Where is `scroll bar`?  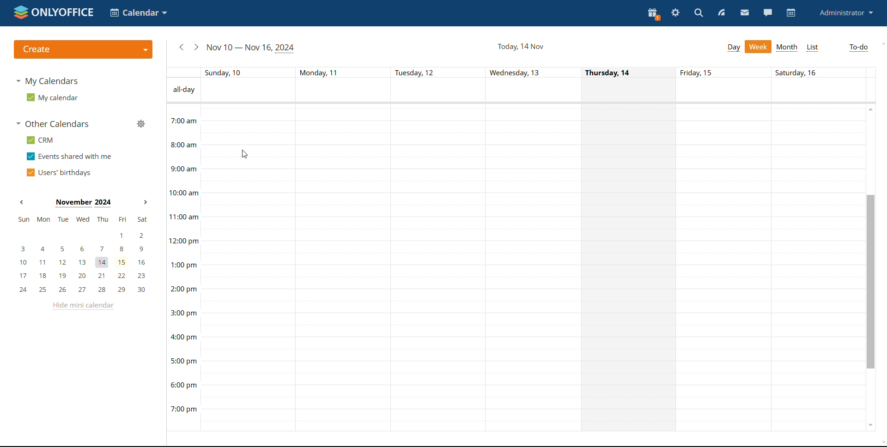
scroll bar is located at coordinates (869, 280).